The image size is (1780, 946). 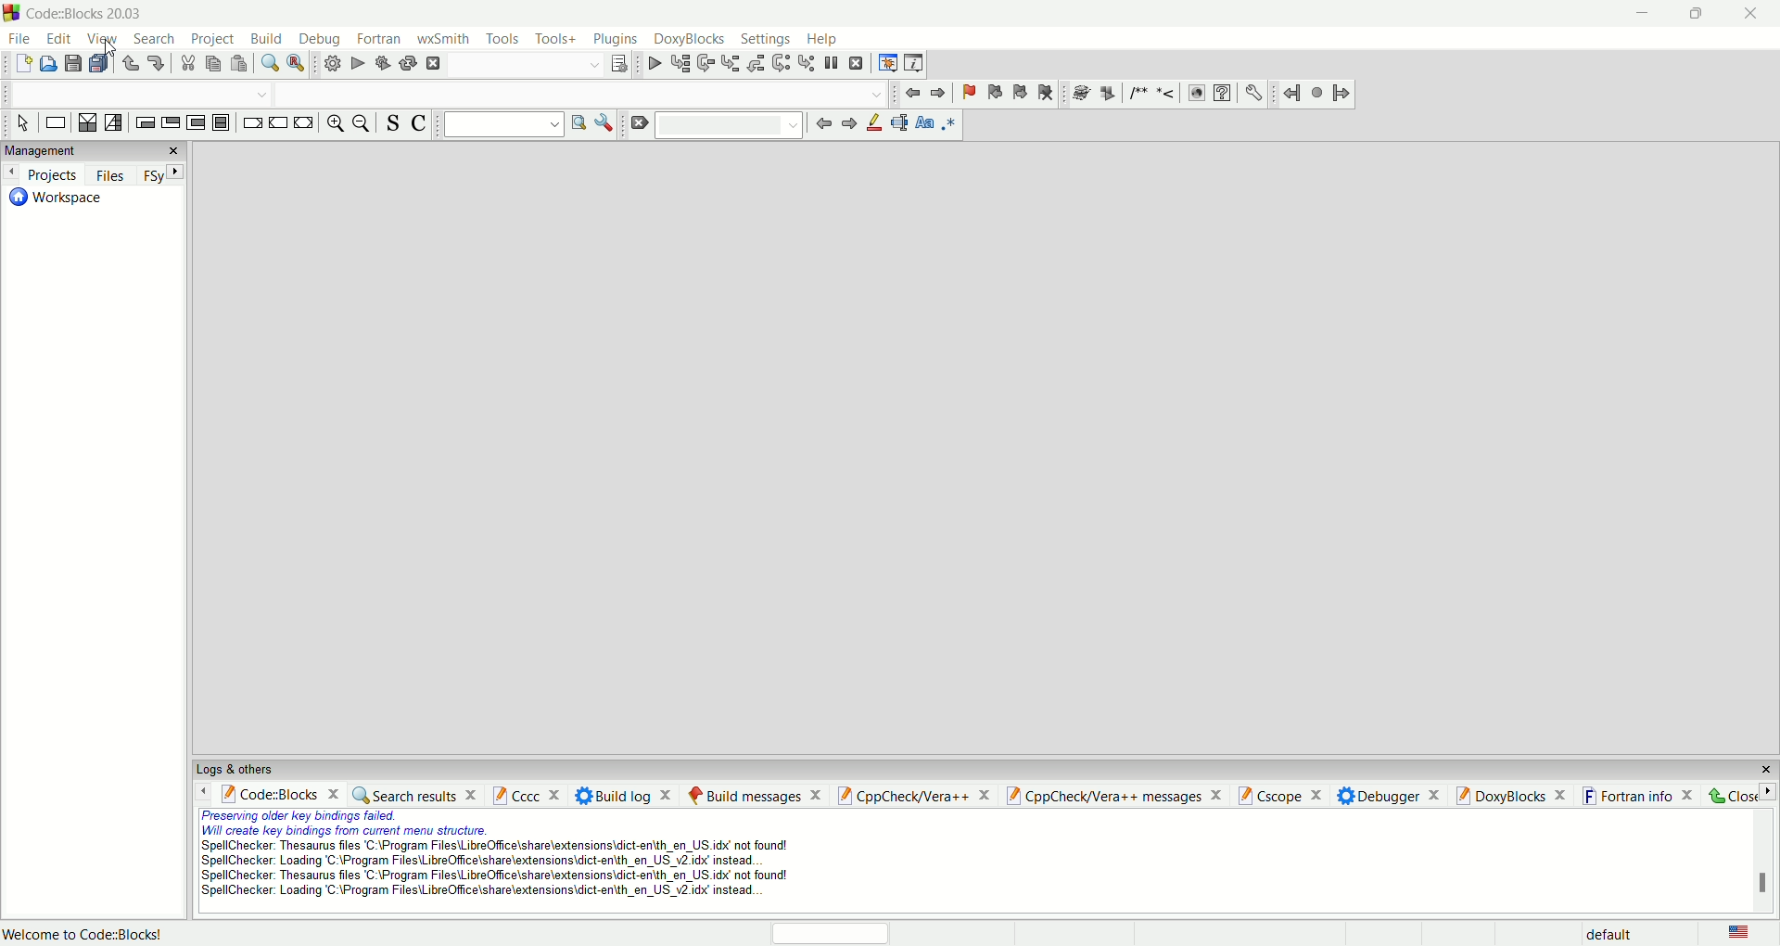 I want to click on fortan, so click(x=379, y=39).